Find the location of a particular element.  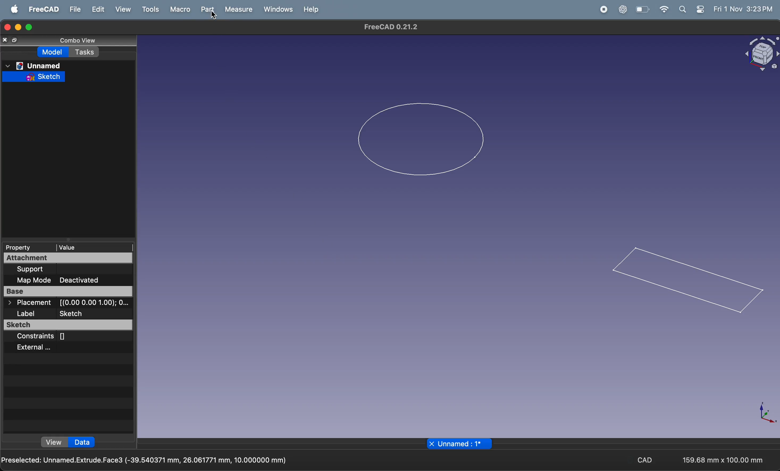

file name is located at coordinates (456, 444).